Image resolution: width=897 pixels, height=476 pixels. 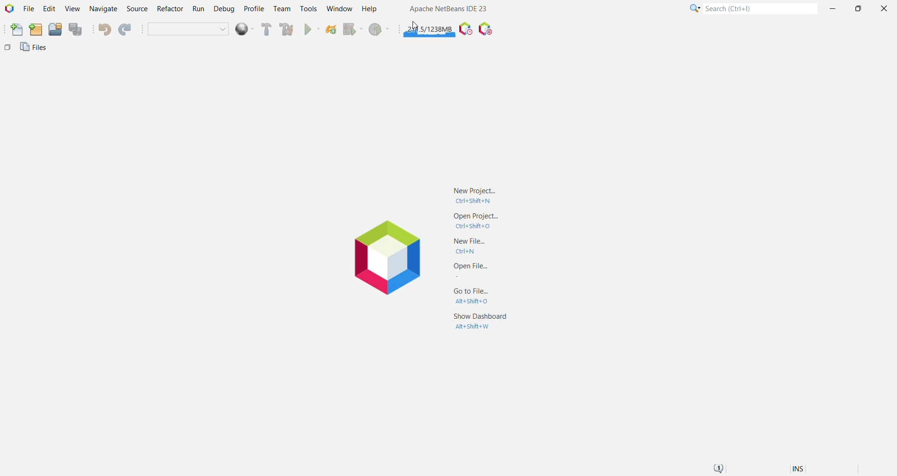 I want to click on Search, so click(x=760, y=8).